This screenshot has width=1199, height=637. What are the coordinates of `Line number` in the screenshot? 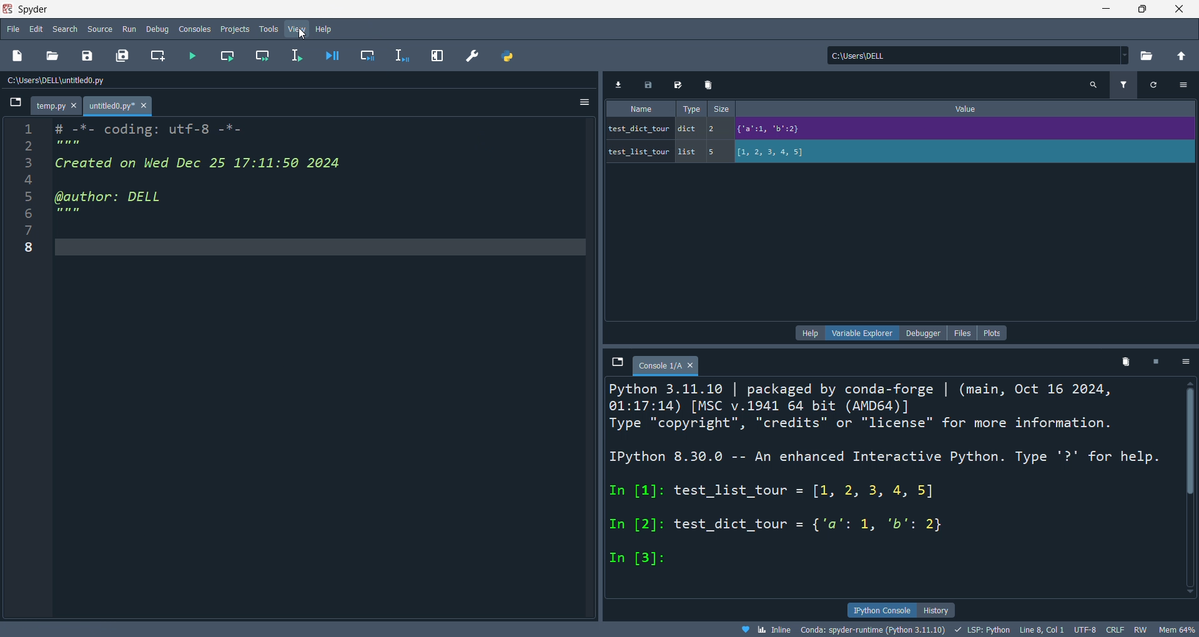 It's located at (27, 192).